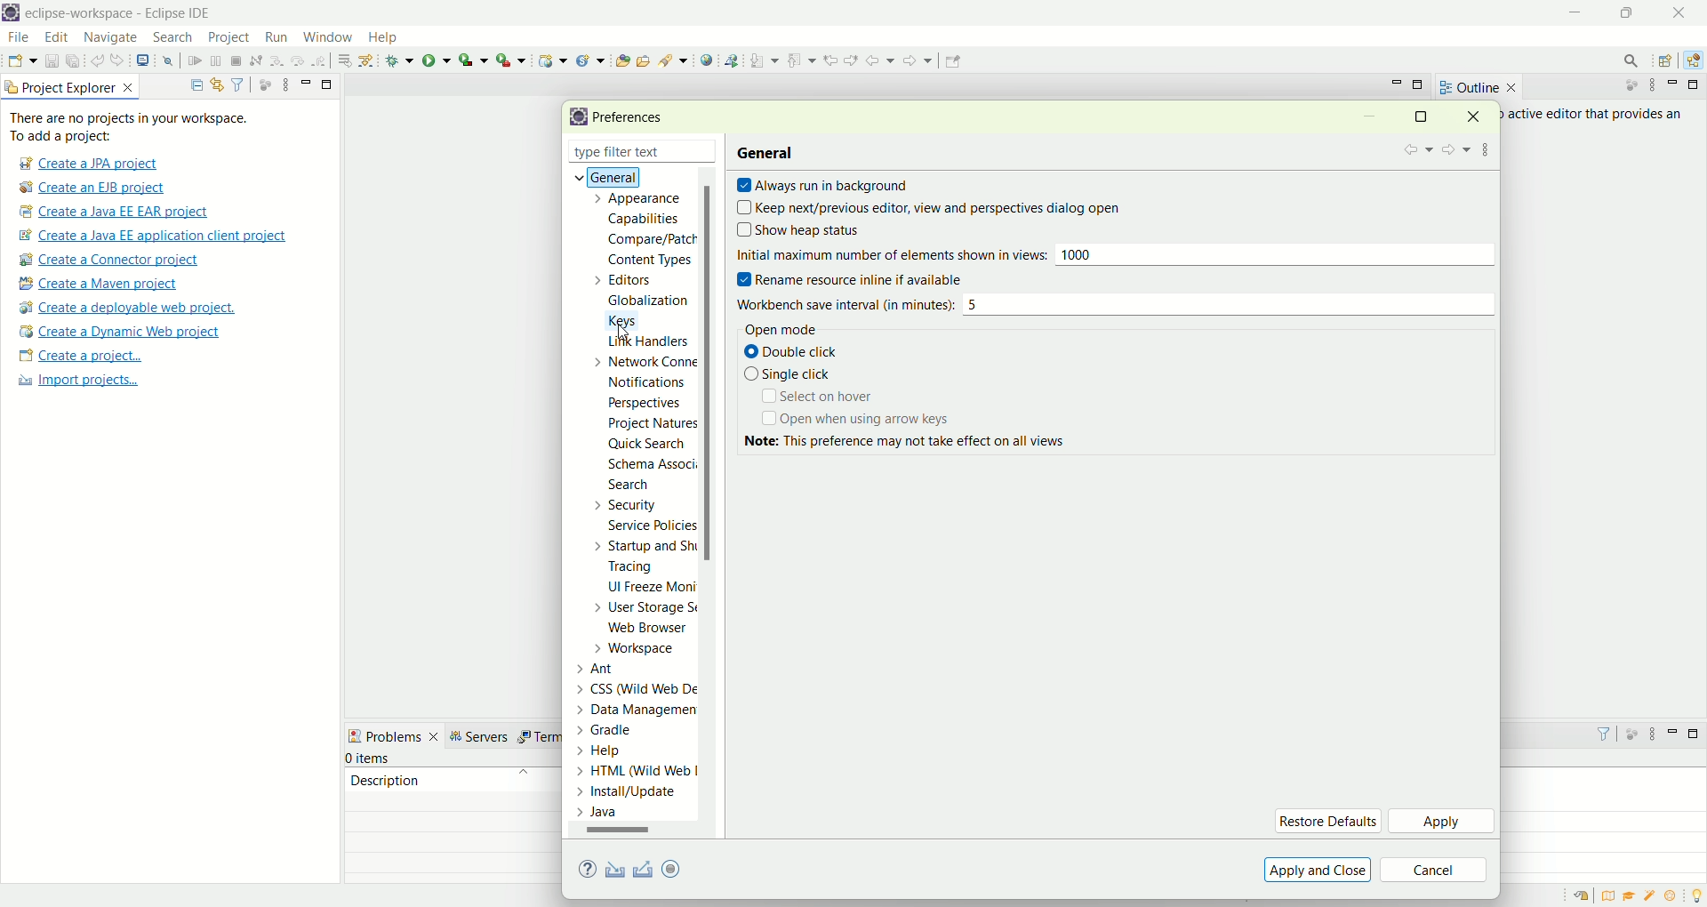 The width and height of the screenshot is (1707, 907). What do you see at coordinates (1631, 12) in the screenshot?
I see `maximize` at bounding box center [1631, 12].